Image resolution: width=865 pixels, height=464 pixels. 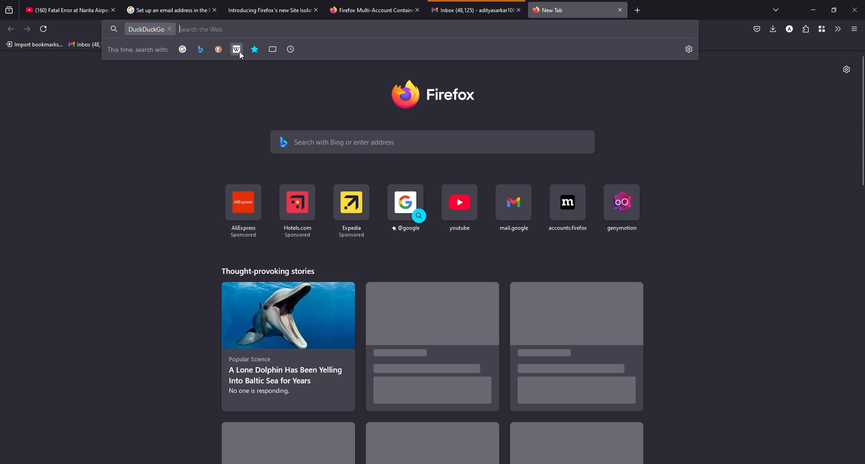 I want to click on search, so click(x=348, y=141).